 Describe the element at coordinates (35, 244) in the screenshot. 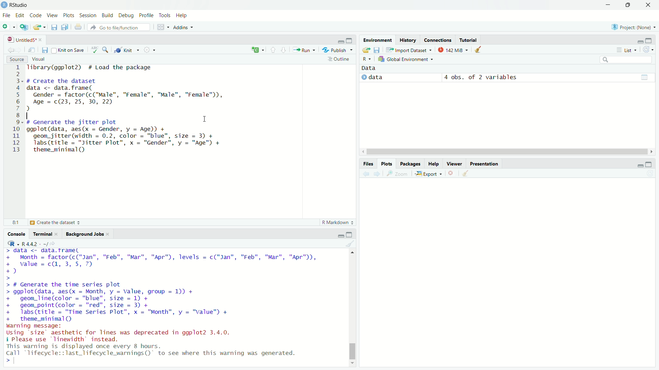

I see `R 4.4.2 . ~/` at that location.